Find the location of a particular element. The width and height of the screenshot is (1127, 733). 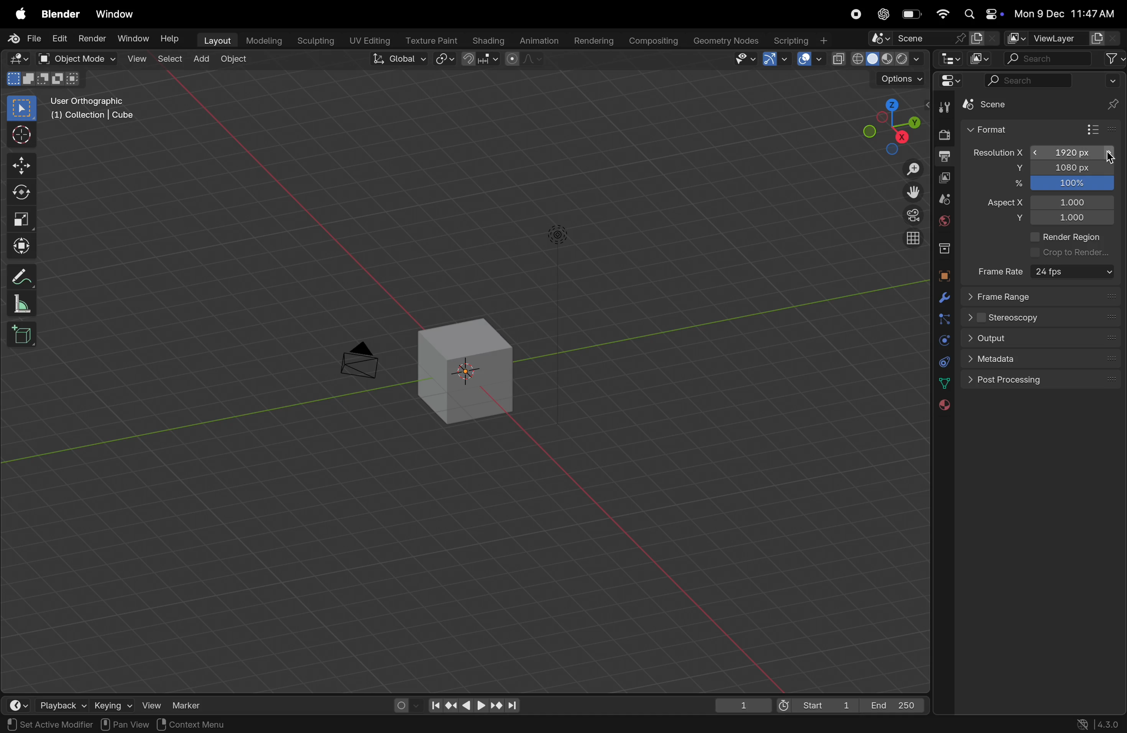

Geometry nodes is located at coordinates (727, 41).